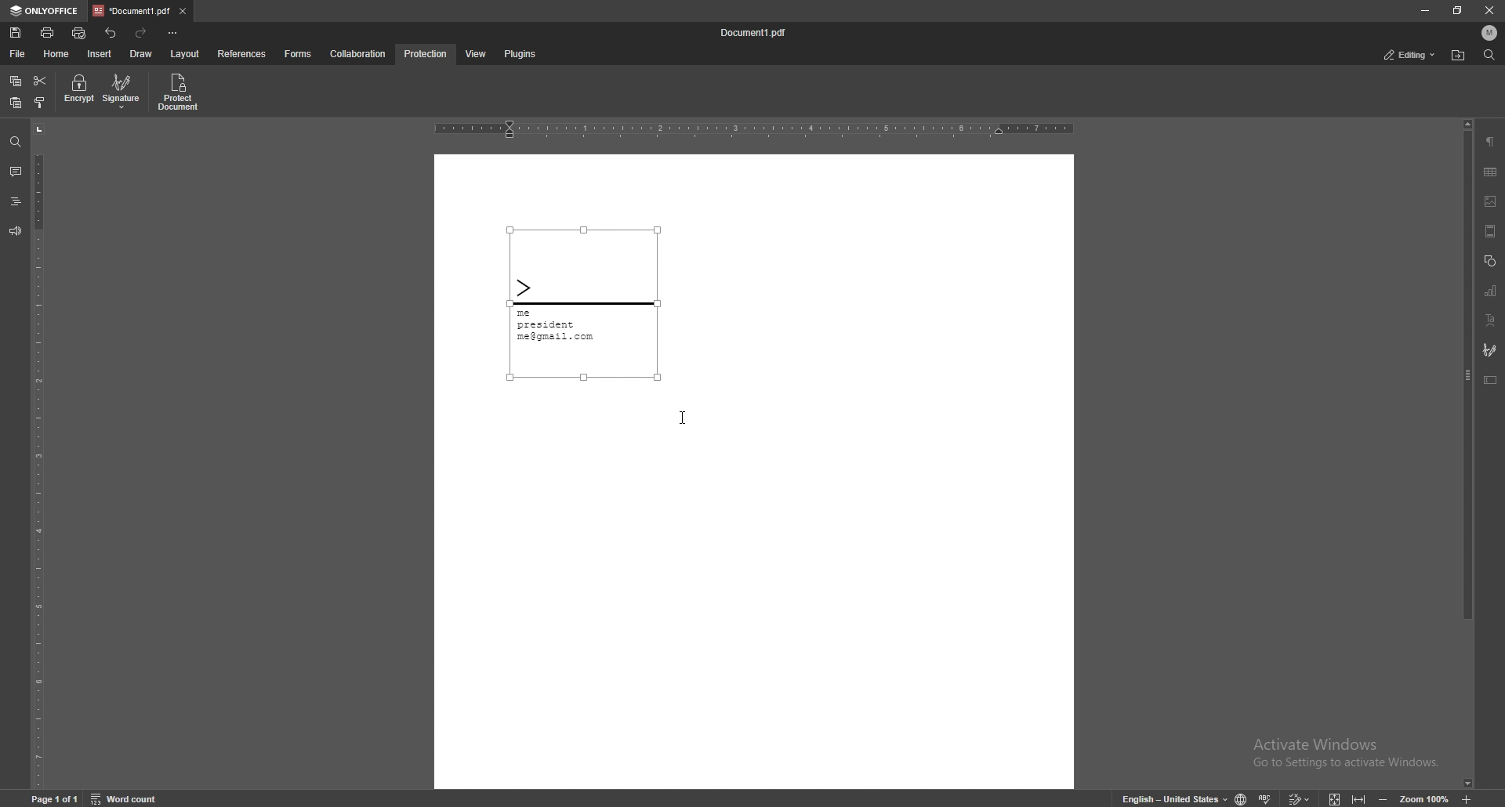 The width and height of the screenshot is (1505, 807). Describe the element at coordinates (1490, 231) in the screenshot. I see `header and footer` at that location.